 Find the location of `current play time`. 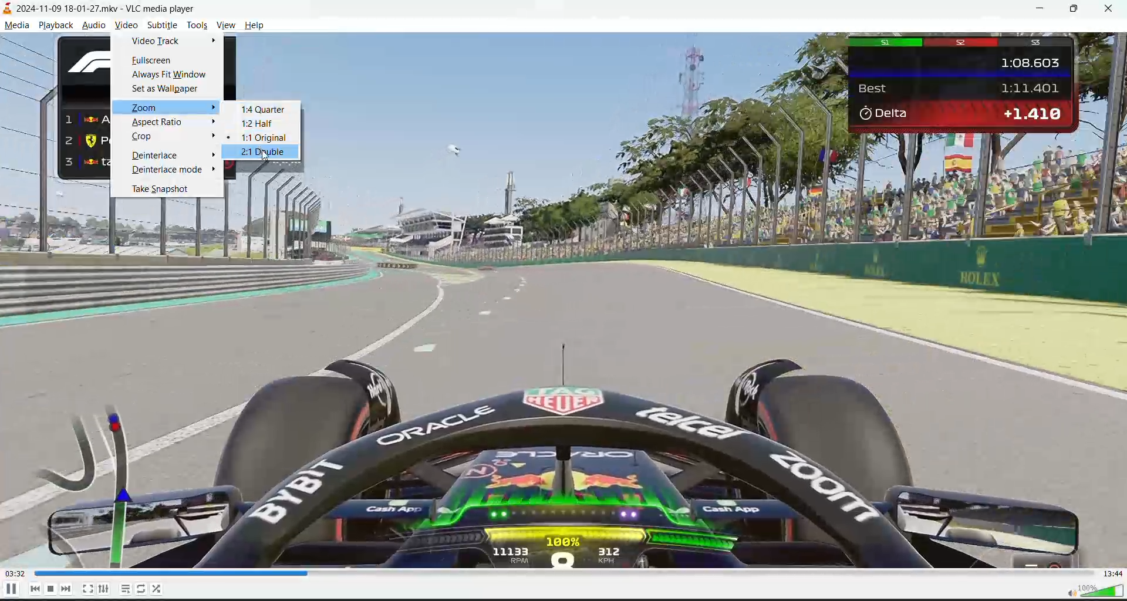

current play time is located at coordinates (16, 575).